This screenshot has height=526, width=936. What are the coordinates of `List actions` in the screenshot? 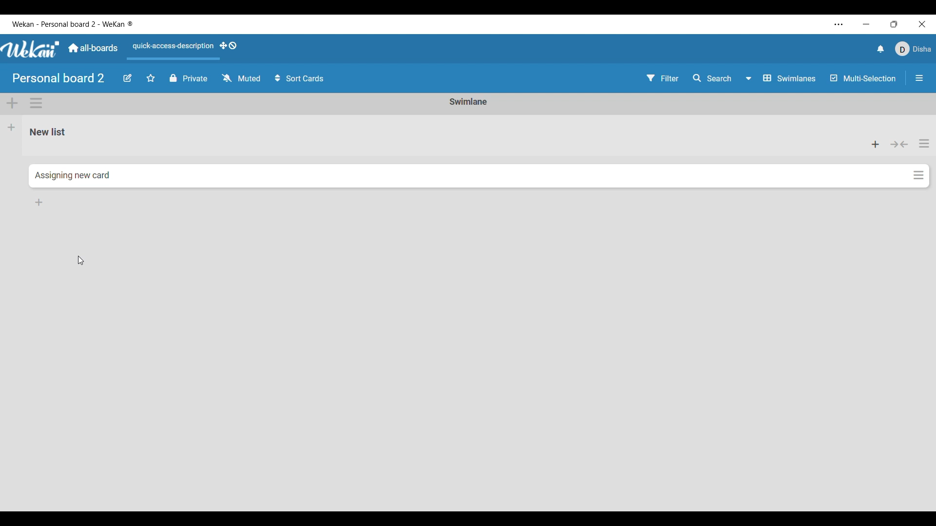 It's located at (924, 143).